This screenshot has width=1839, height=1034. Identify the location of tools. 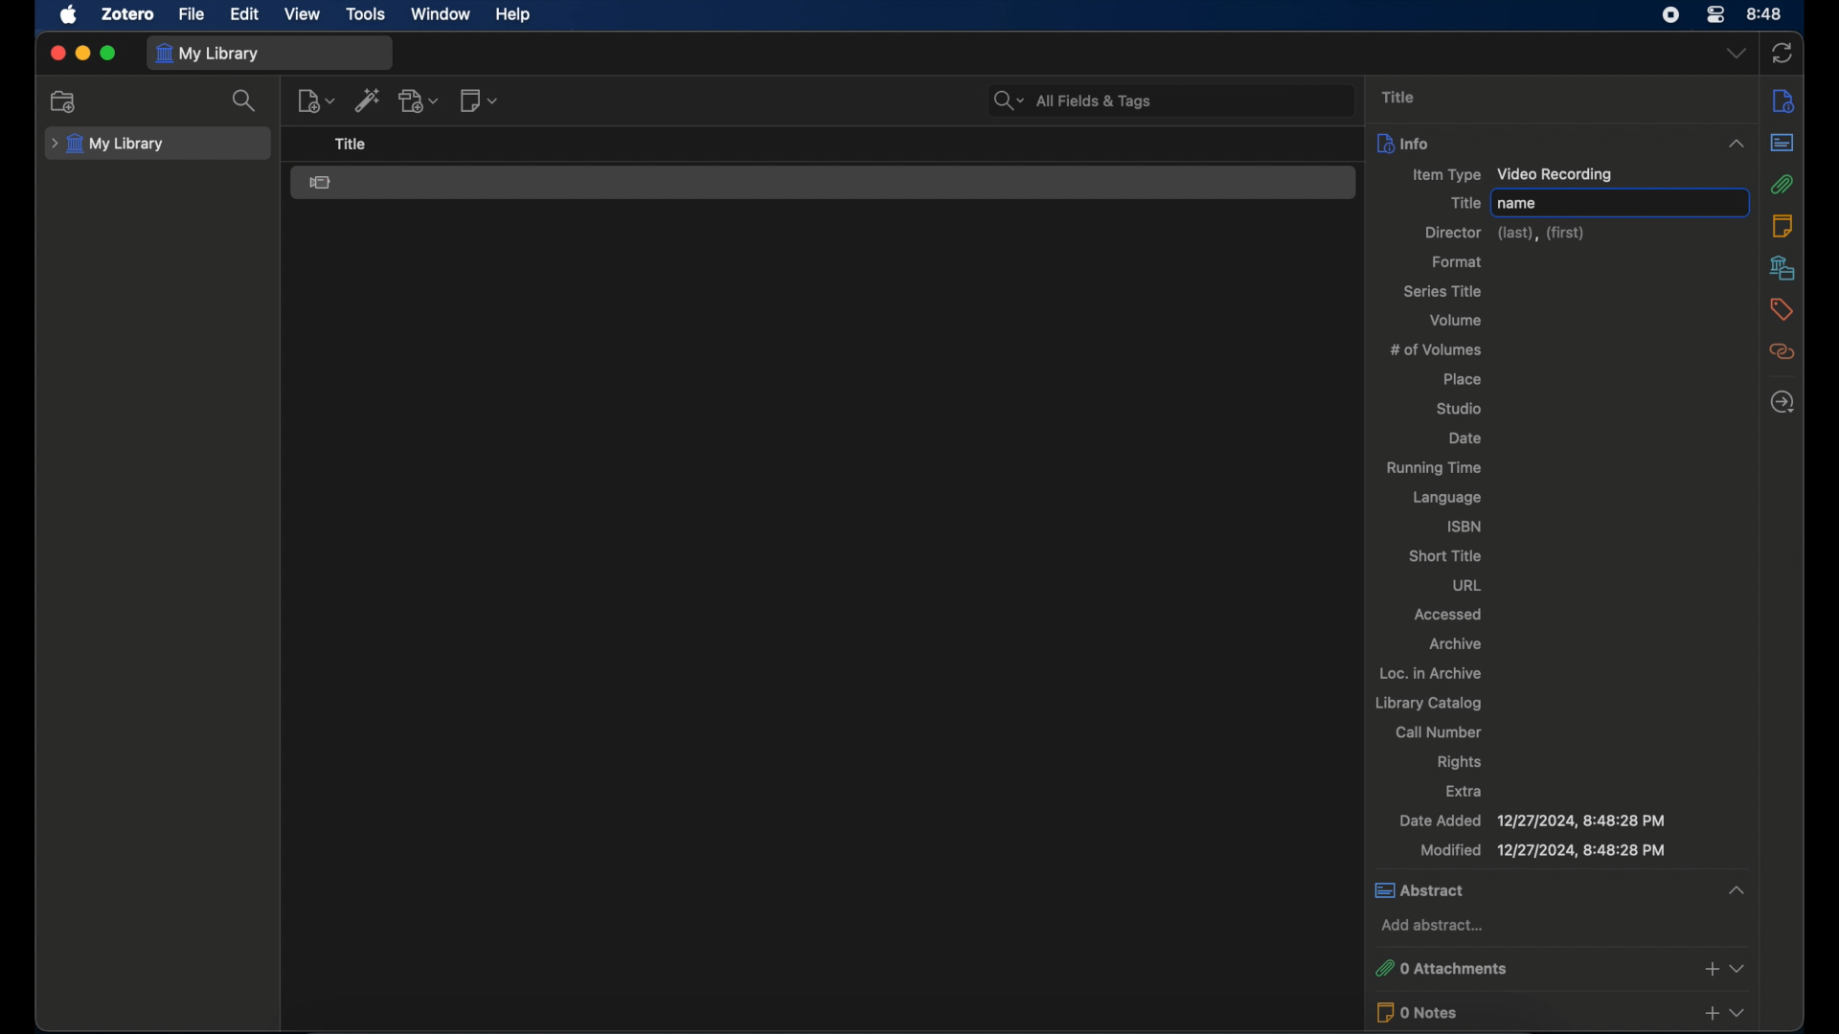
(366, 14).